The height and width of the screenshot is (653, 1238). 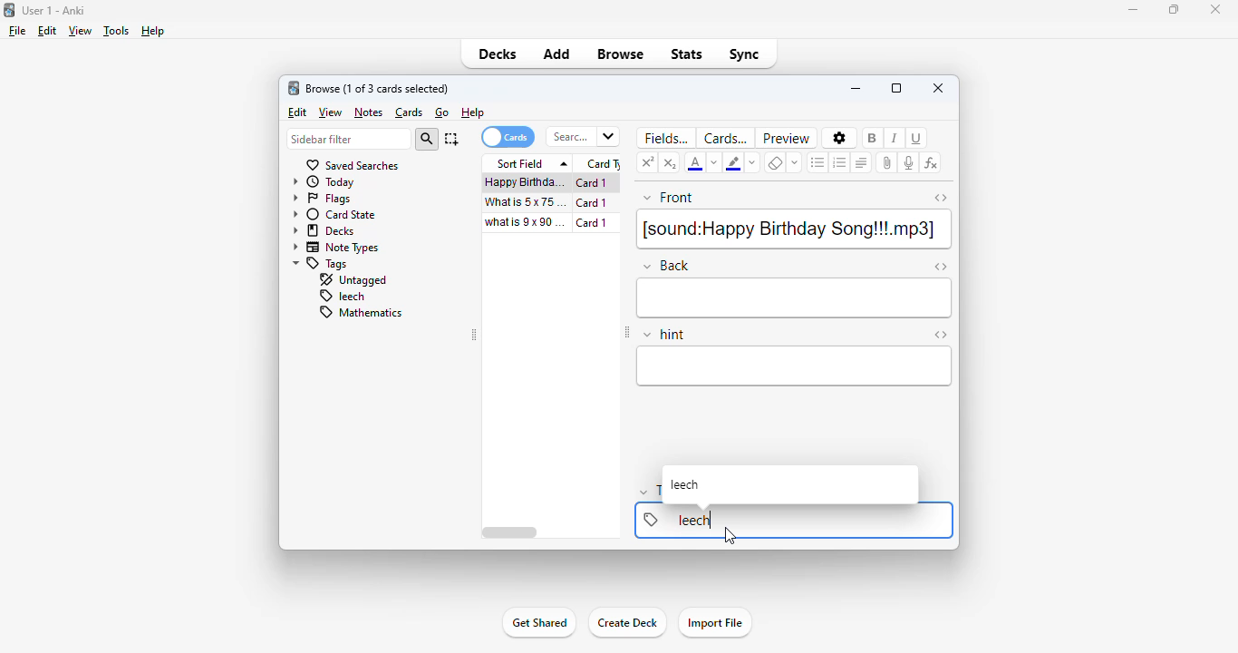 What do you see at coordinates (294, 88) in the screenshot?
I see `logo` at bounding box center [294, 88].